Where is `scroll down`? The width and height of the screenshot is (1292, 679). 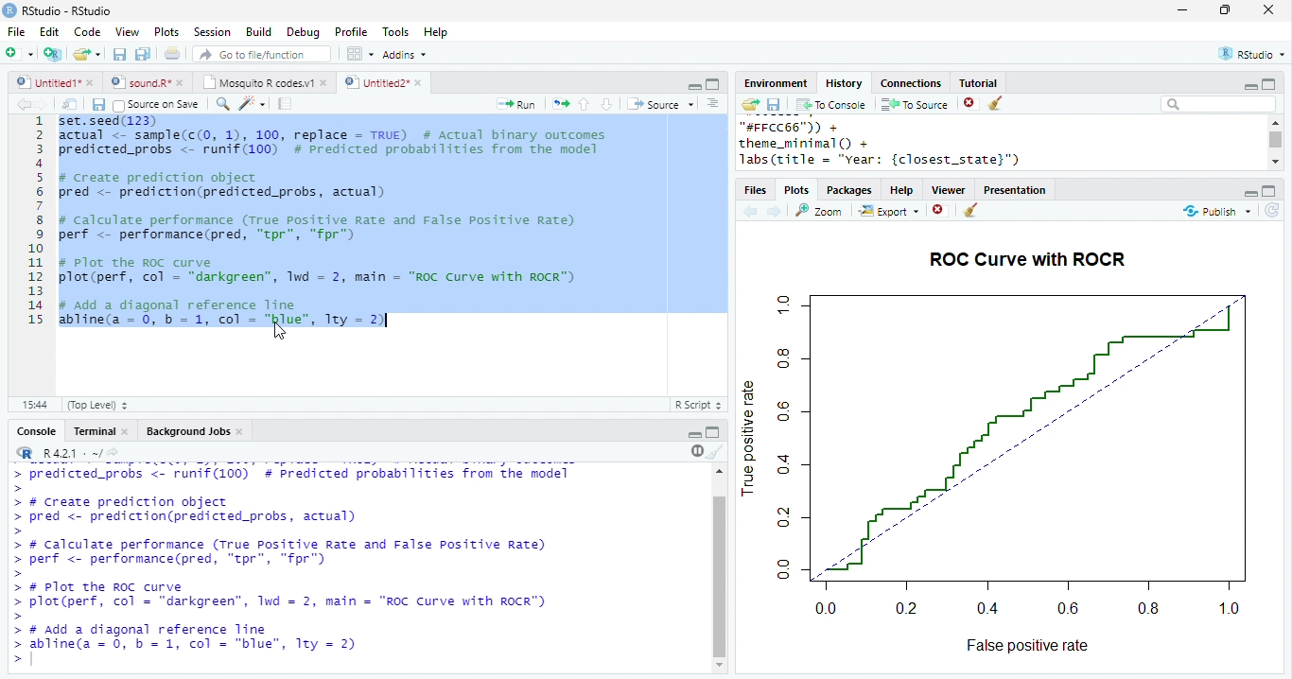
scroll down is located at coordinates (1275, 161).